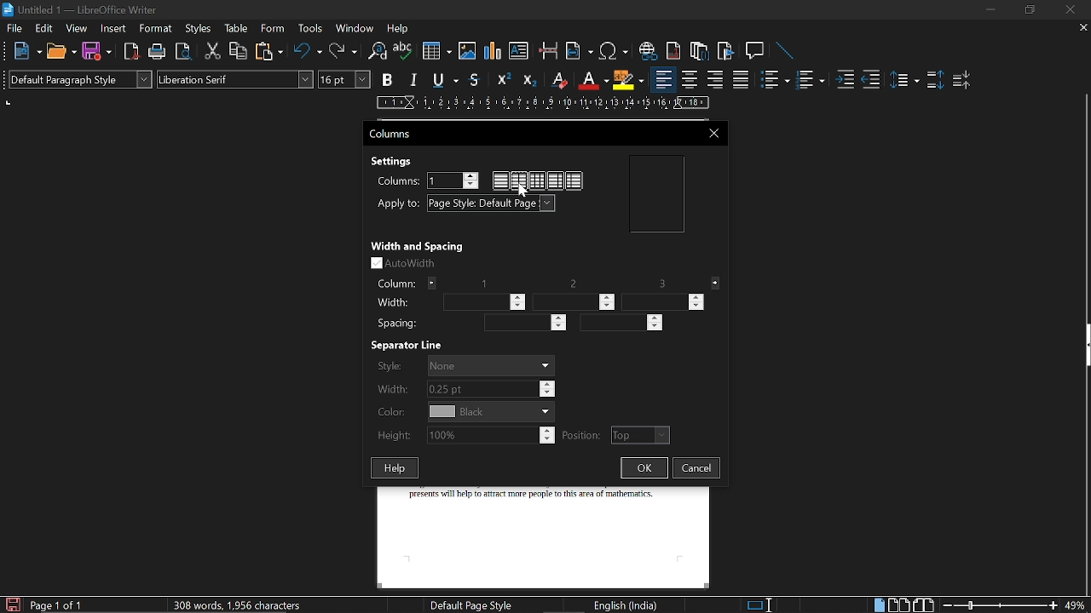 This screenshot has height=613, width=1091. What do you see at coordinates (10, 605) in the screenshot?
I see `Save` at bounding box center [10, 605].